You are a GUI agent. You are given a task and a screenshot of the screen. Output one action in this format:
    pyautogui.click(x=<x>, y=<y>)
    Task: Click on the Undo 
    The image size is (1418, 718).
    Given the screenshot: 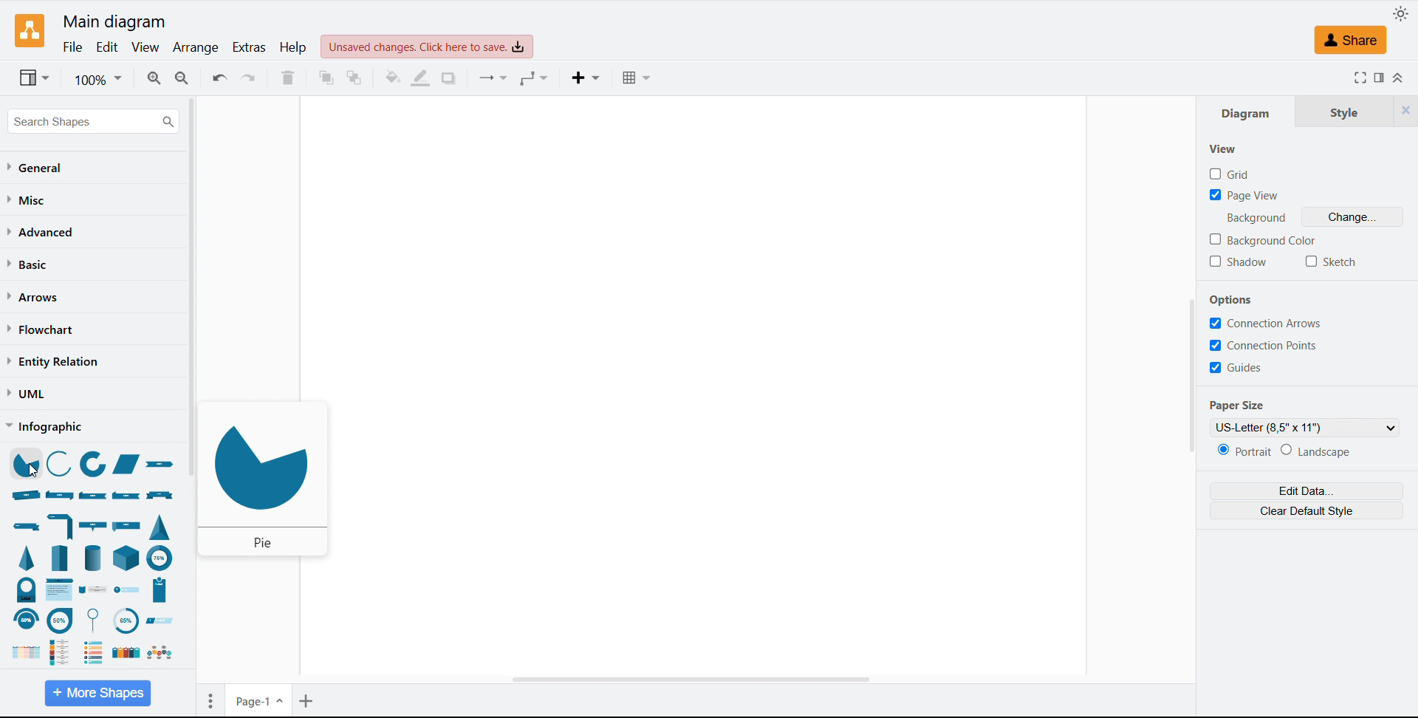 What is the action you would take?
    pyautogui.click(x=219, y=79)
    